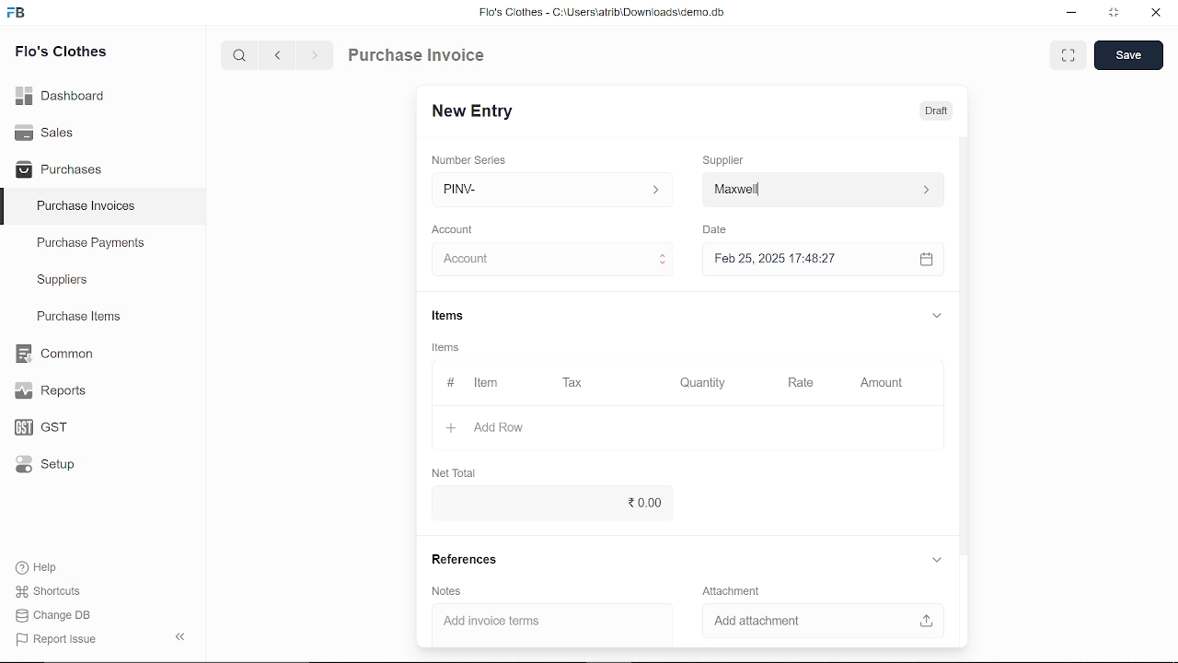 The image size is (1178, 663). Describe the element at coordinates (103, 247) in the screenshot. I see `Purchase Payments` at that location.